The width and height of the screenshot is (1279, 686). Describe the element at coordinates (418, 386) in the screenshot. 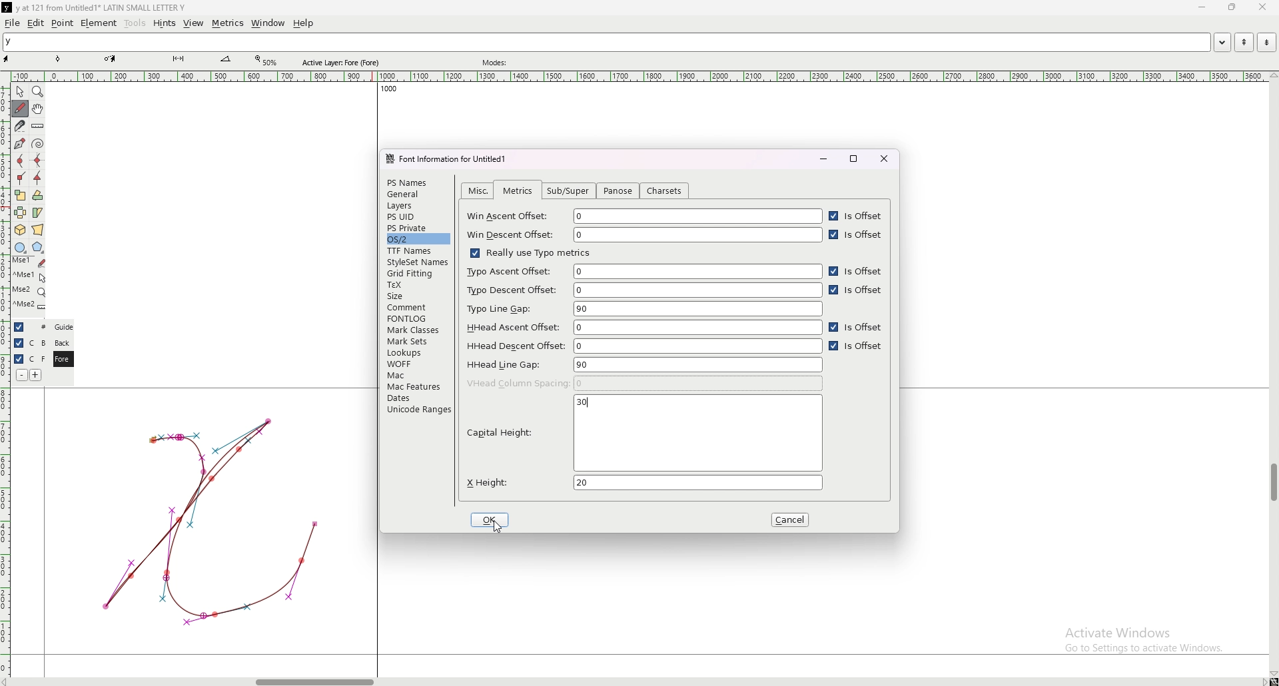

I see `mac features` at that location.